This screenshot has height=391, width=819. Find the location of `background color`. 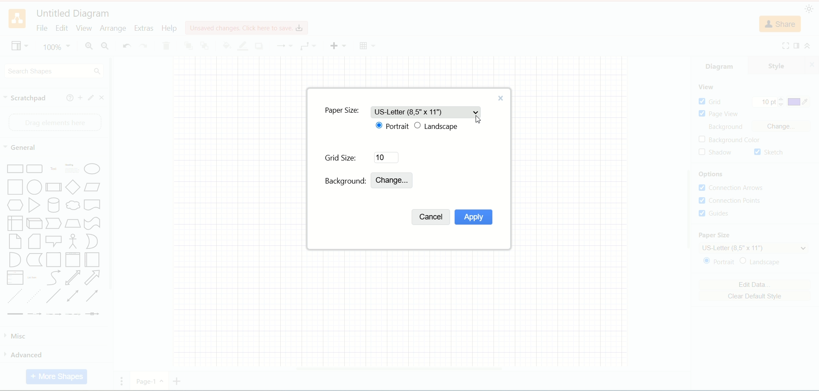

background color is located at coordinates (732, 140).